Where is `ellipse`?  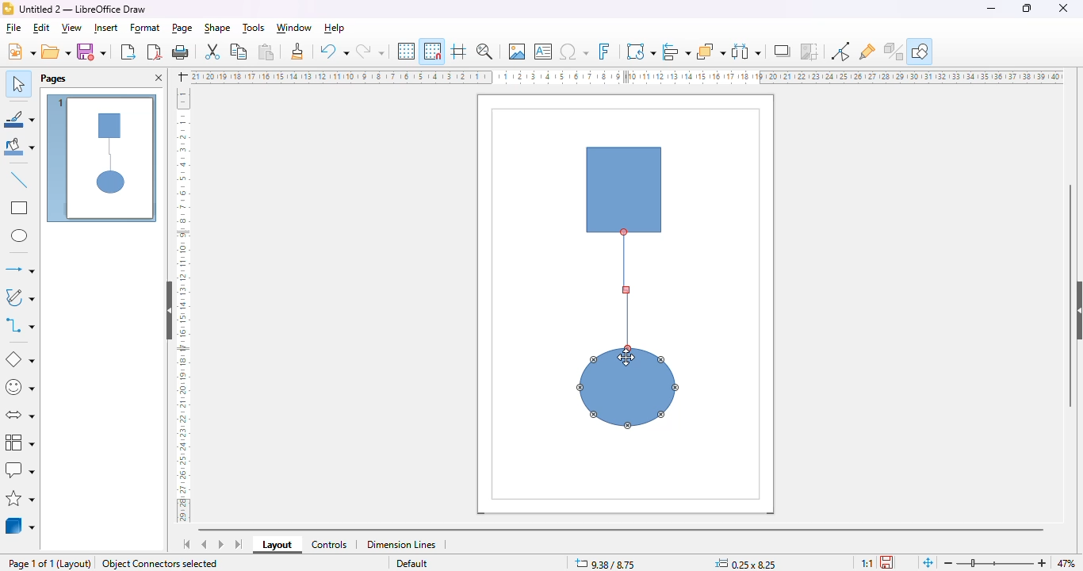 ellipse is located at coordinates (19, 236).